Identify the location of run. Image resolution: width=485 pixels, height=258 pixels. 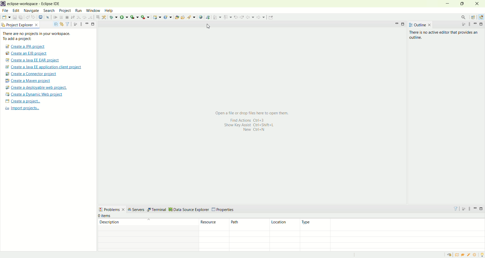
(78, 10).